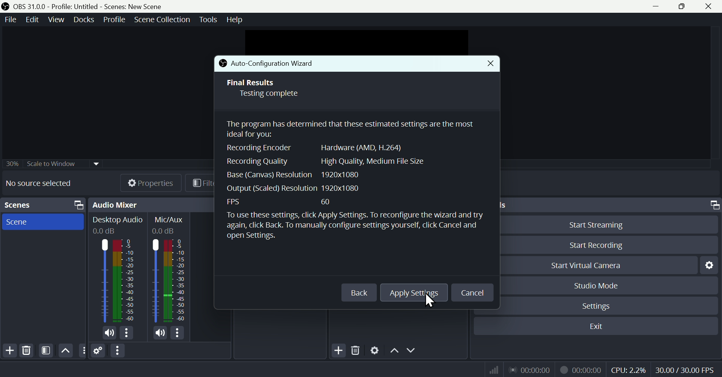 The width and height of the screenshot is (722, 377). I want to click on help, so click(236, 18).